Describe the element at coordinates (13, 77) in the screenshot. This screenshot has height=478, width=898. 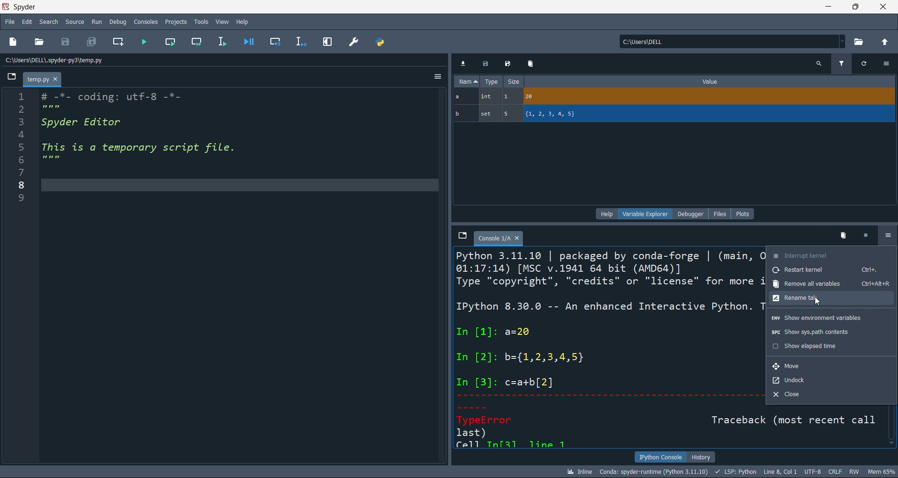
I see `browse tabs` at that location.